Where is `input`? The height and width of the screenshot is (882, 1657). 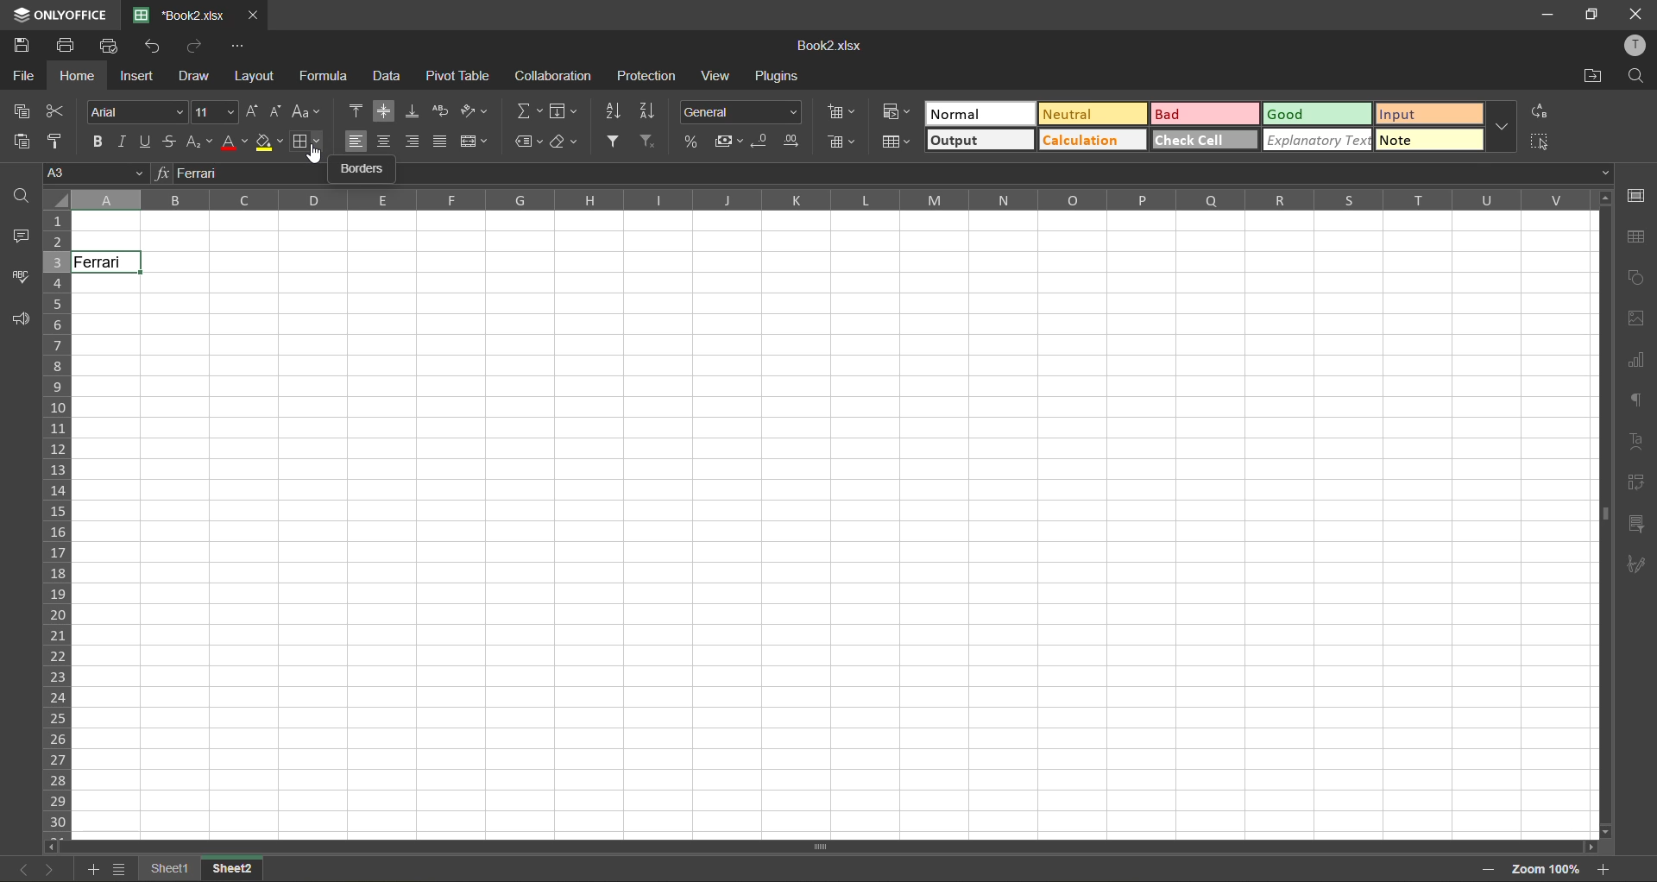
input is located at coordinates (1430, 114).